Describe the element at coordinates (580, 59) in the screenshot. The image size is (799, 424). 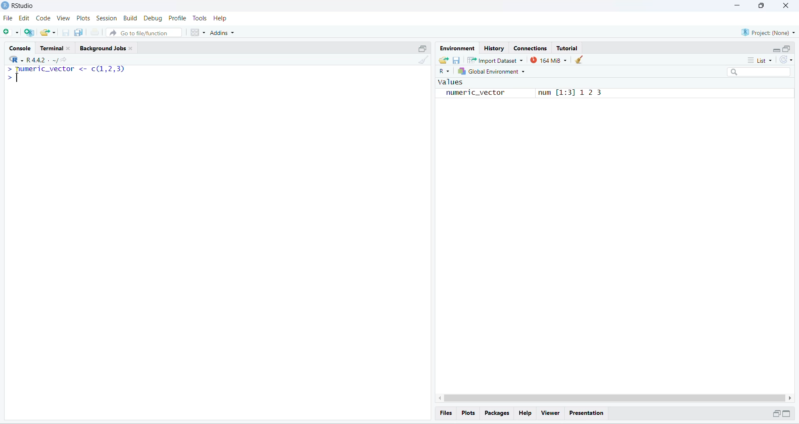
I see `clear` at that location.